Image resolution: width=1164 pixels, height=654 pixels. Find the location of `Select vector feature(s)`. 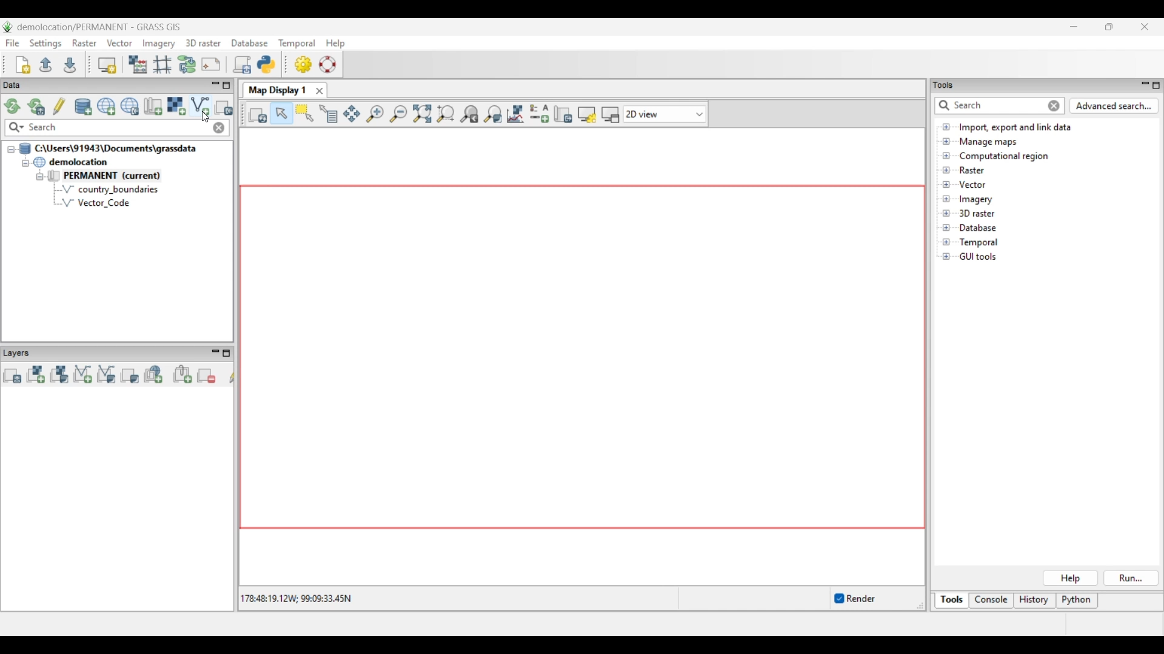

Select vector feature(s) is located at coordinates (303, 114).